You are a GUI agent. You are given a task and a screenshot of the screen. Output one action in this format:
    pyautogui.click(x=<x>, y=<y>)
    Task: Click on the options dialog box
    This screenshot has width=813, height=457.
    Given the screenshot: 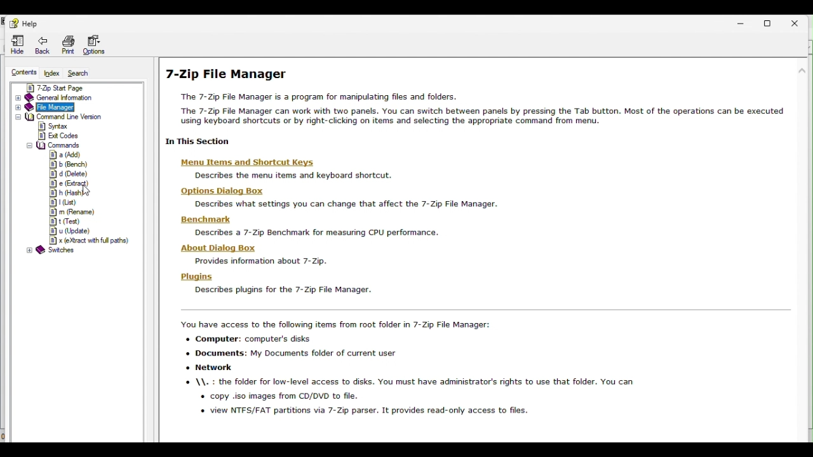 What is the action you would take?
    pyautogui.click(x=337, y=196)
    